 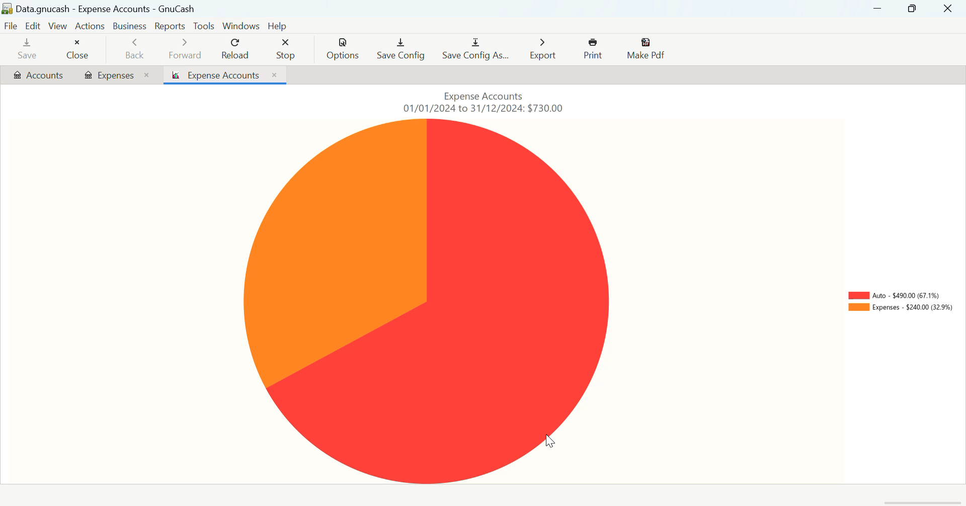 I want to click on Print, so click(x=594, y=49).